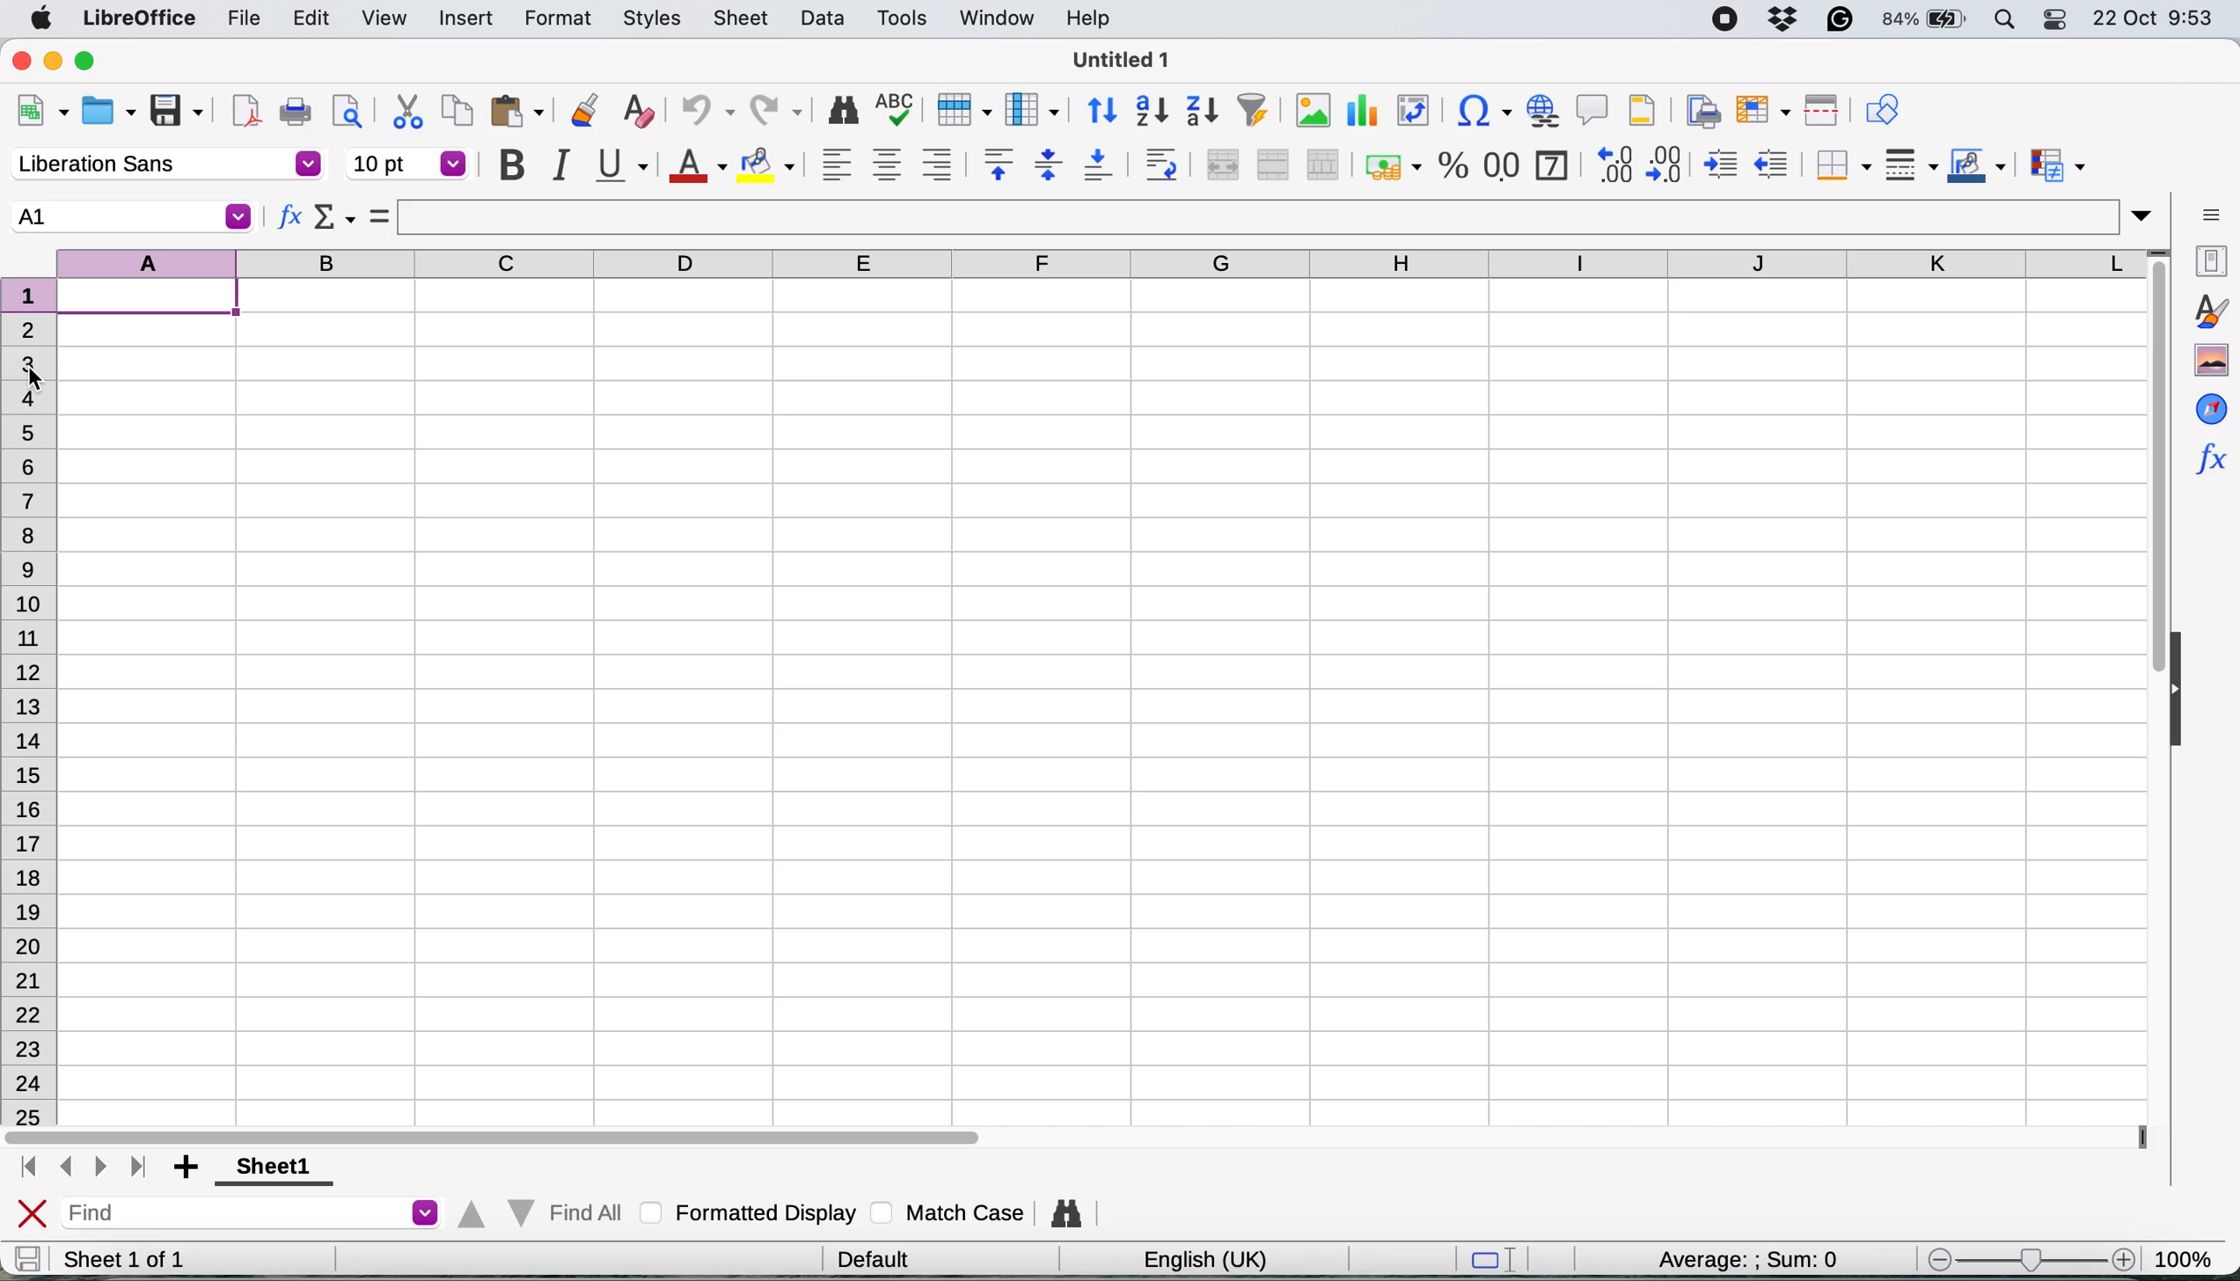  I want to click on insert or edit pivot table, so click(1408, 111).